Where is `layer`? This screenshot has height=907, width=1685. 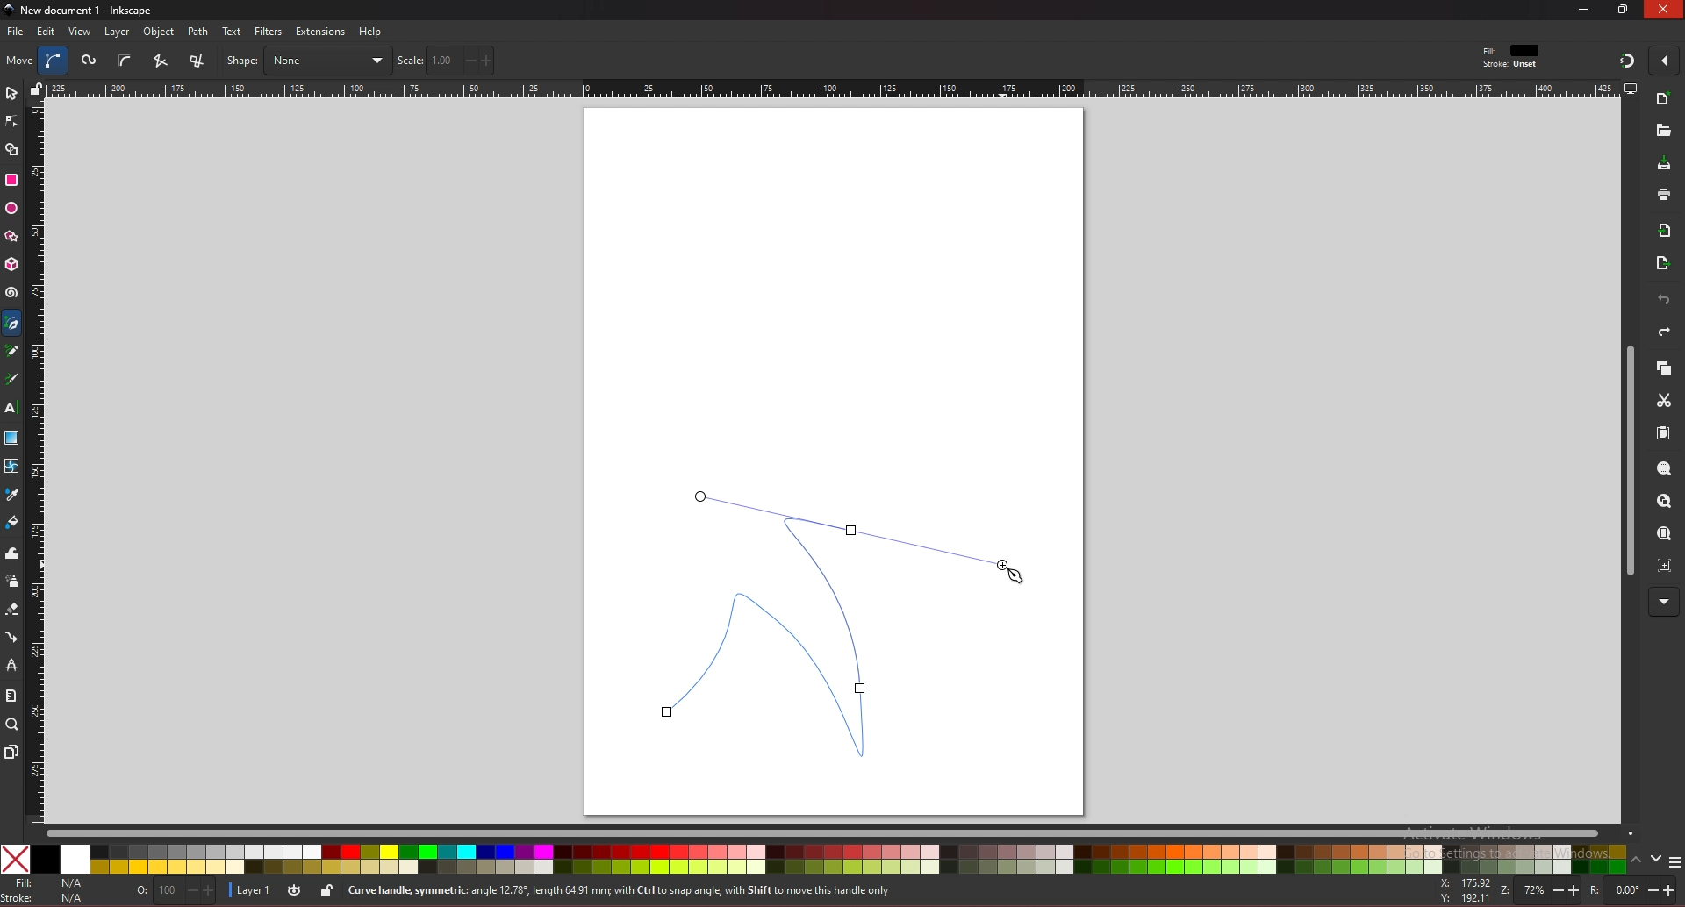
layer is located at coordinates (249, 891).